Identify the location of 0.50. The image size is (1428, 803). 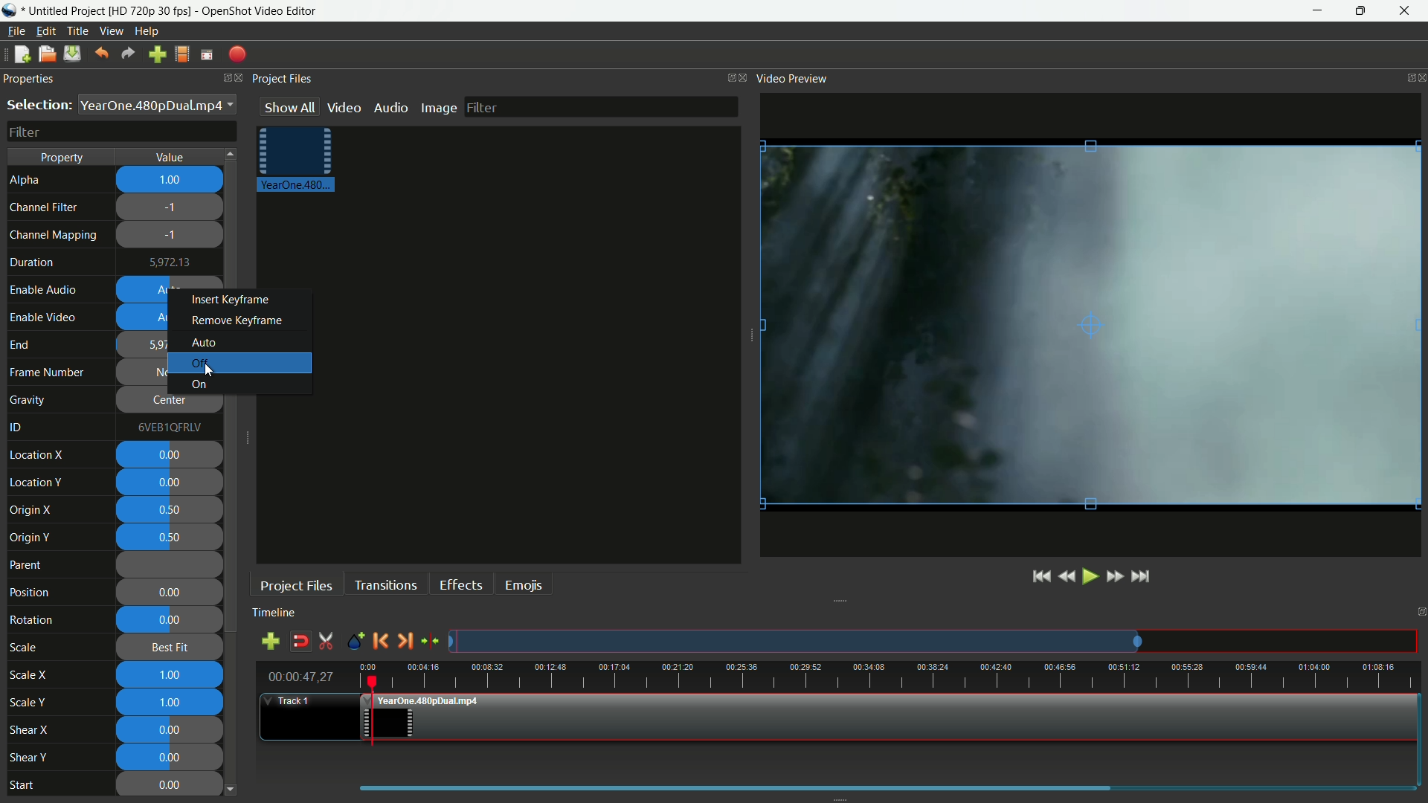
(172, 538).